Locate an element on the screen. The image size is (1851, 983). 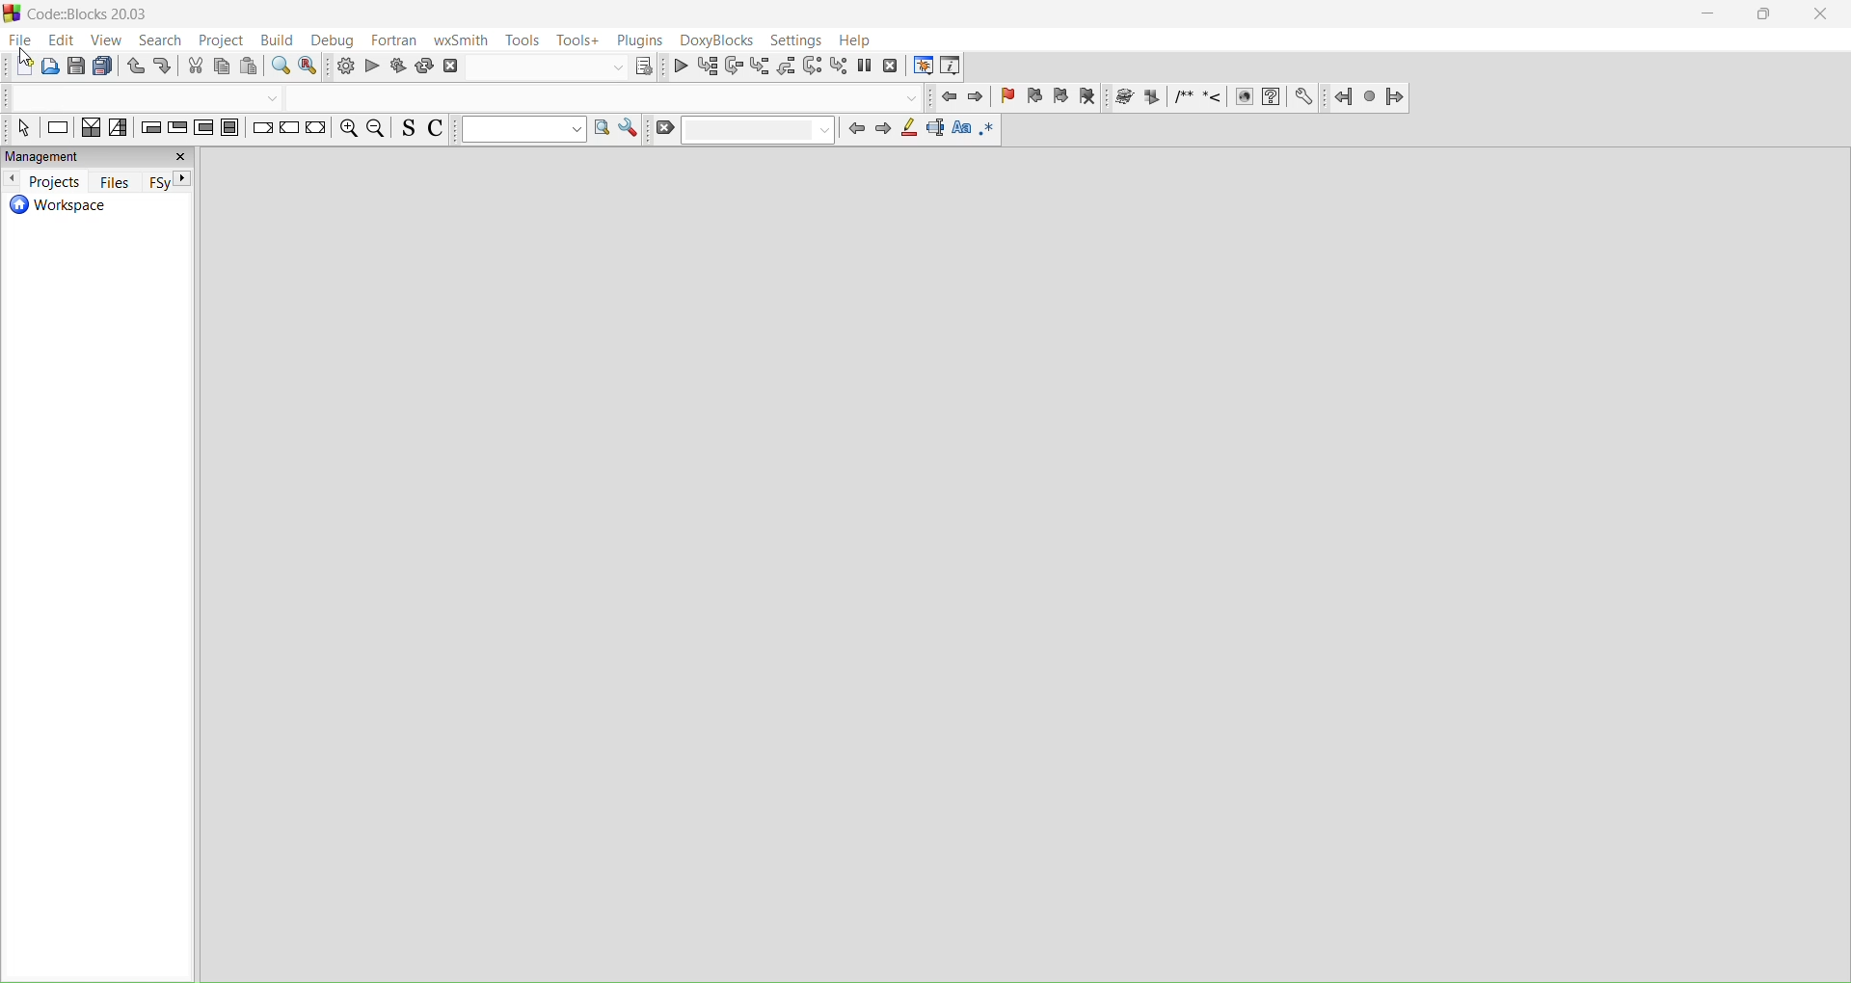
fortran is located at coordinates (395, 41).